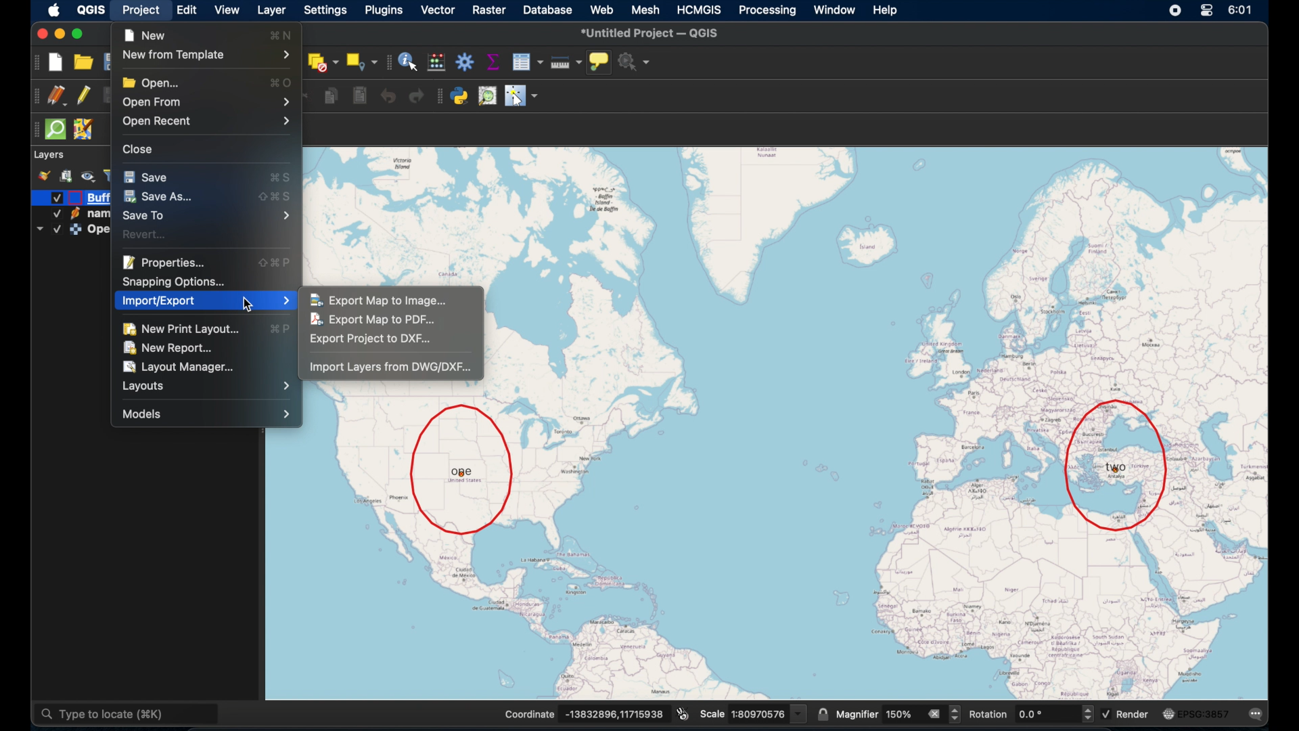 The width and height of the screenshot is (1299, 731). What do you see at coordinates (565, 61) in the screenshot?
I see `measure line` at bounding box center [565, 61].